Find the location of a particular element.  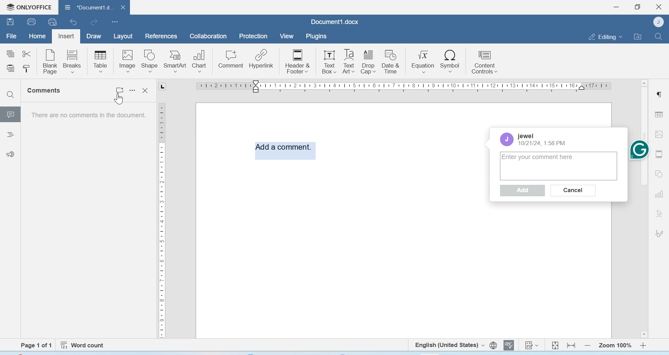

Track changes is located at coordinates (531, 345).